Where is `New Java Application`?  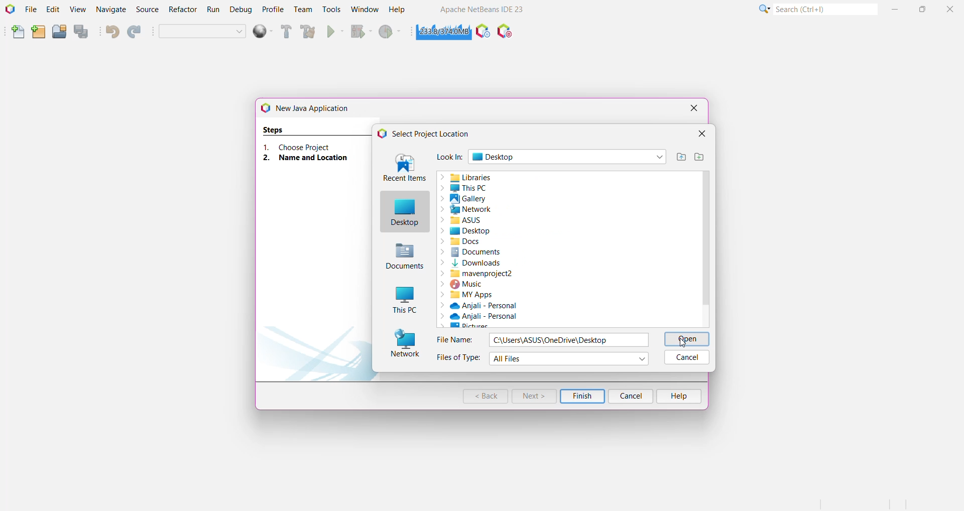
New Java Application is located at coordinates (311, 108).